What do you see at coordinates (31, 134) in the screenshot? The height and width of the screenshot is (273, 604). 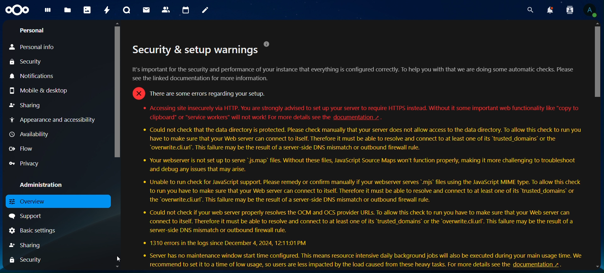 I see `availabilty` at bounding box center [31, 134].